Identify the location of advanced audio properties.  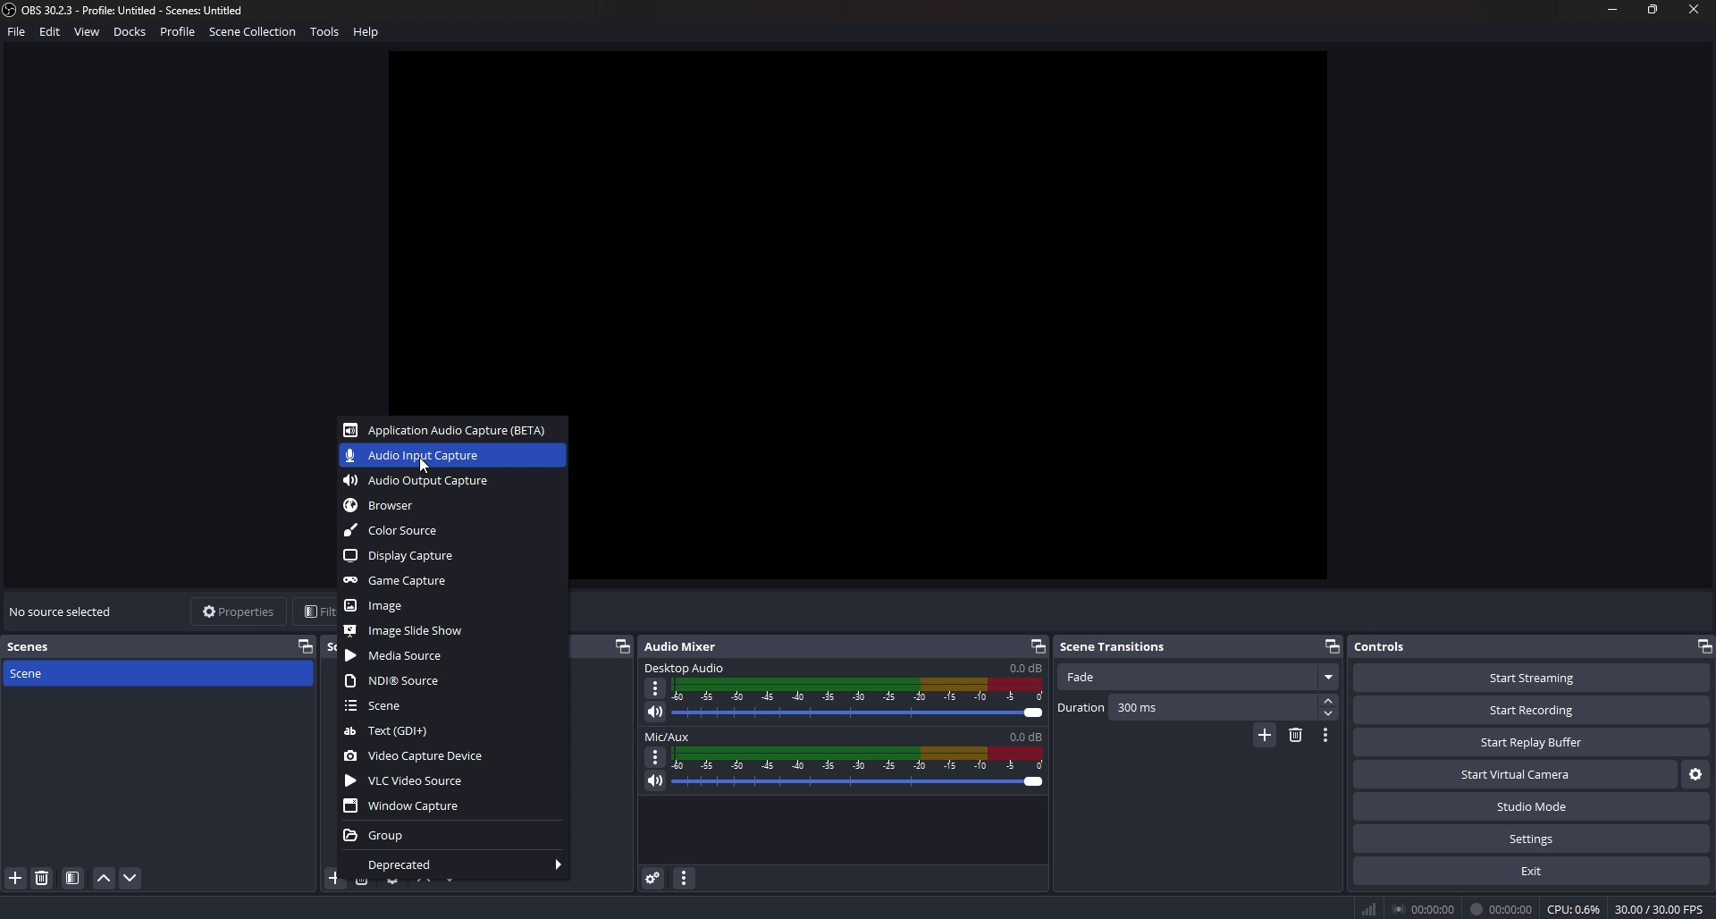
(652, 877).